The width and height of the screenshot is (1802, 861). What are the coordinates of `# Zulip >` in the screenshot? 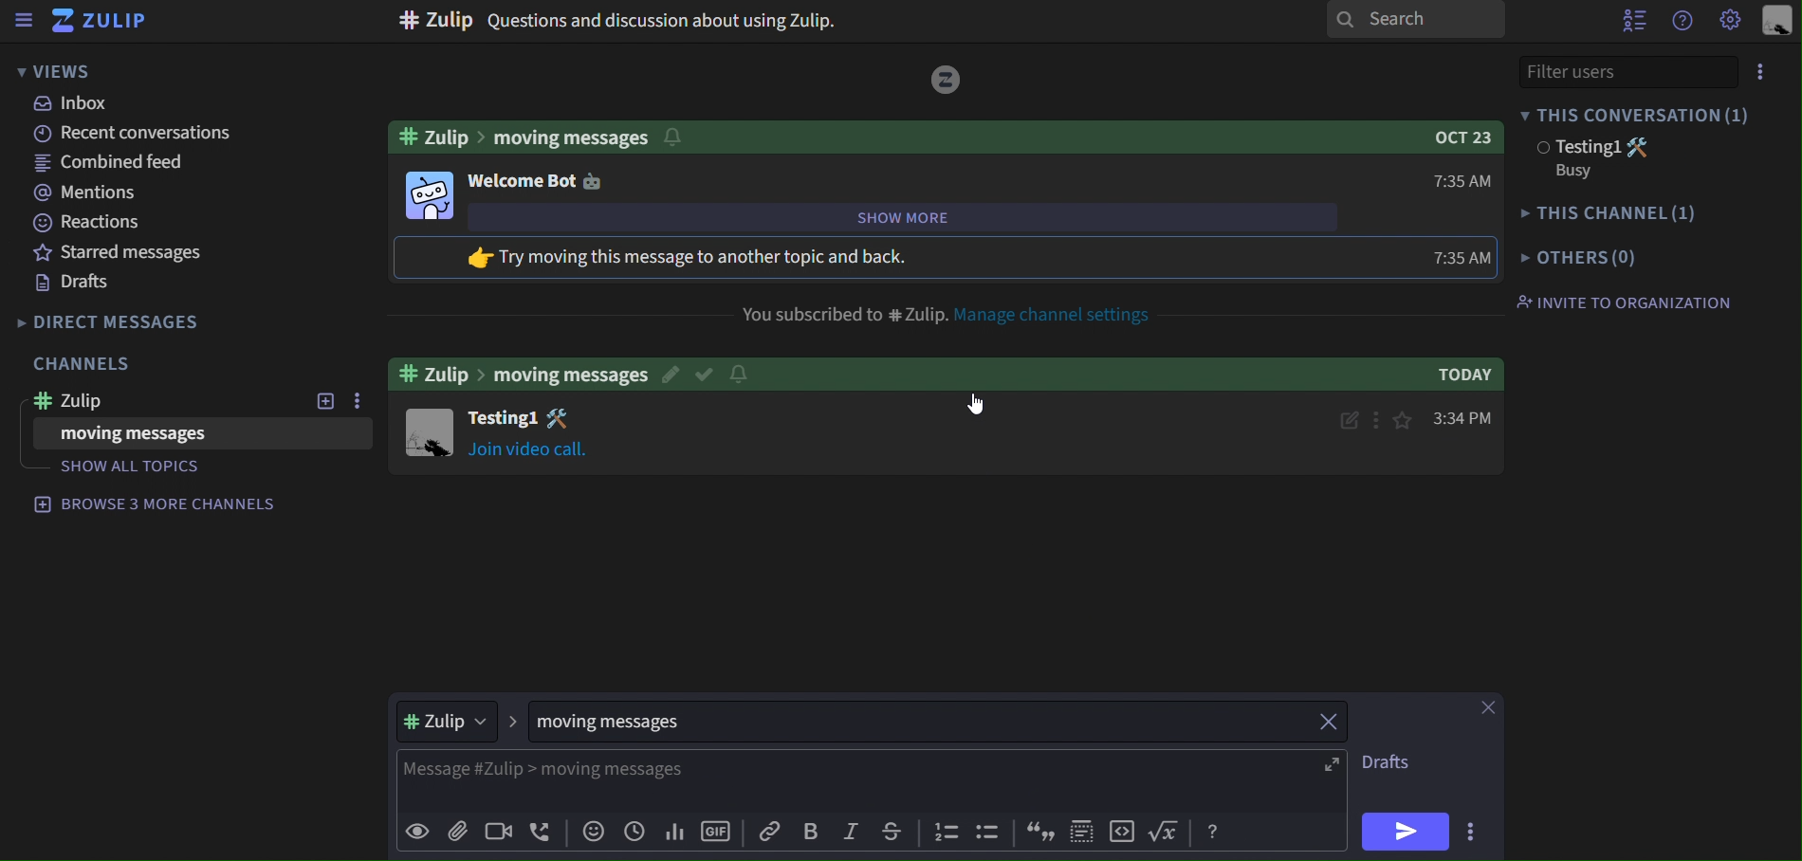 It's located at (455, 722).